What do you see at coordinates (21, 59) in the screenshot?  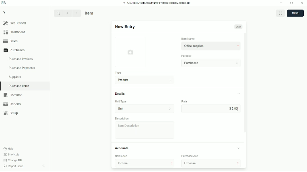 I see `purchase invoices` at bounding box center [21, 59].